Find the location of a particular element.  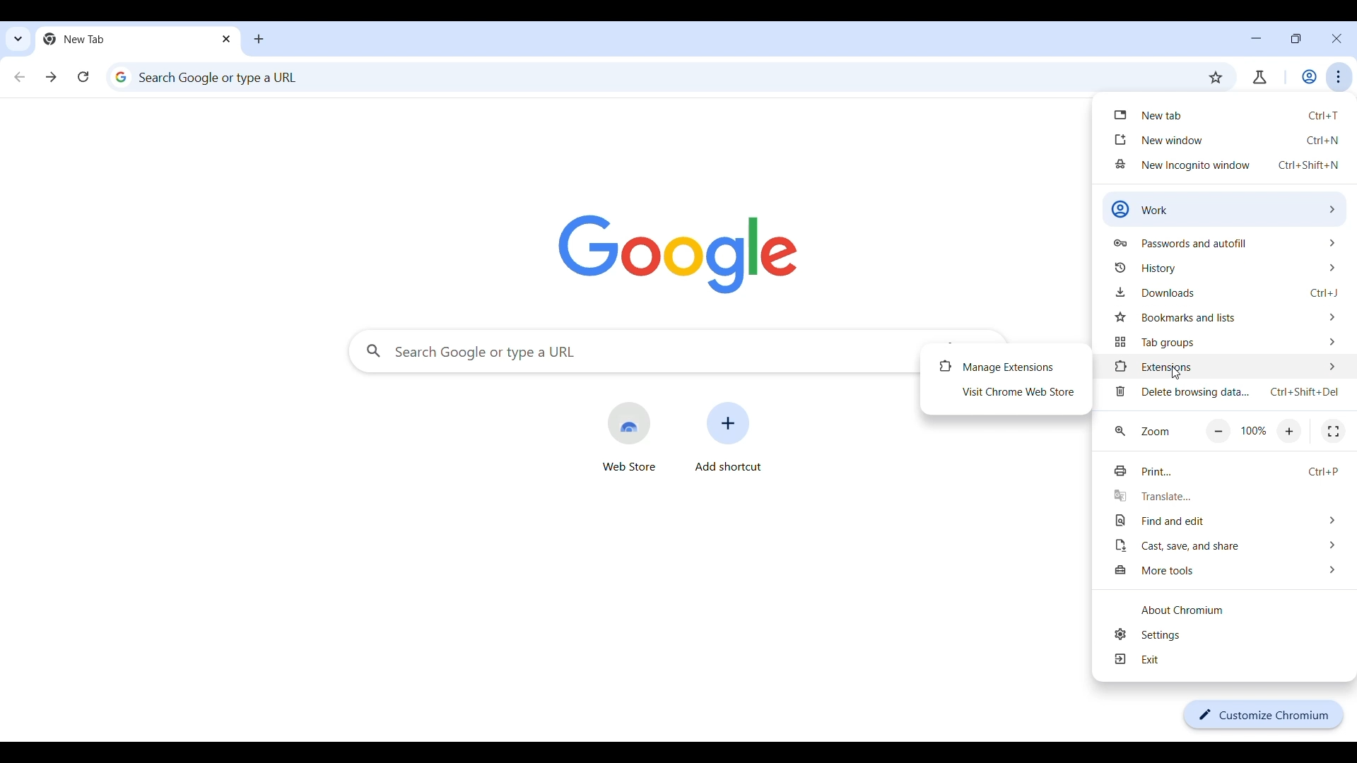

Zoom symbol is located at coordinates (1120, 430).